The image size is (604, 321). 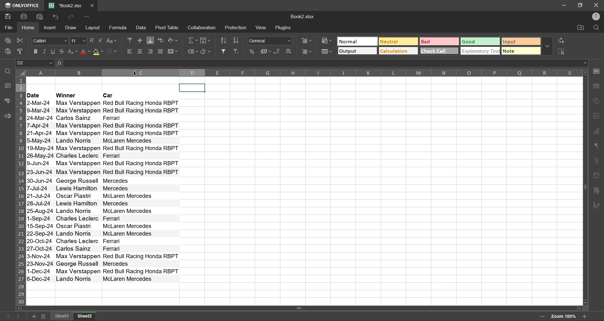 I want to click on align left, so click(x=128, y=52).